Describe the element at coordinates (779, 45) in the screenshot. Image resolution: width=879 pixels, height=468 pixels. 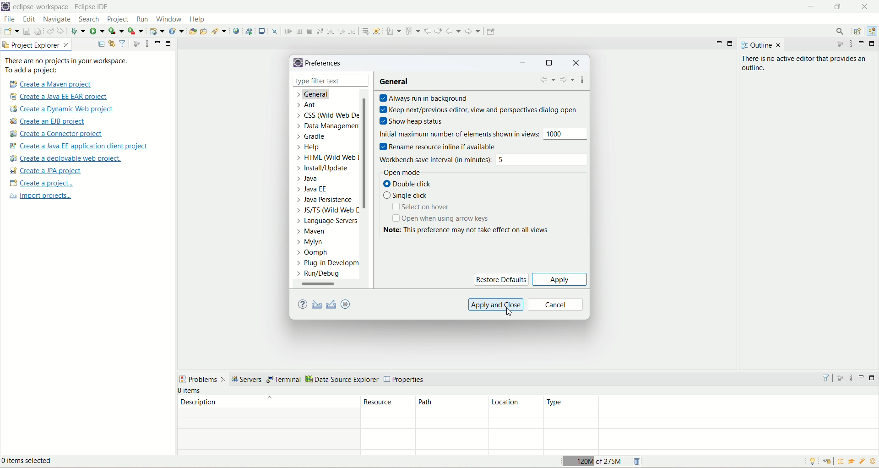
I see `close` at that location.